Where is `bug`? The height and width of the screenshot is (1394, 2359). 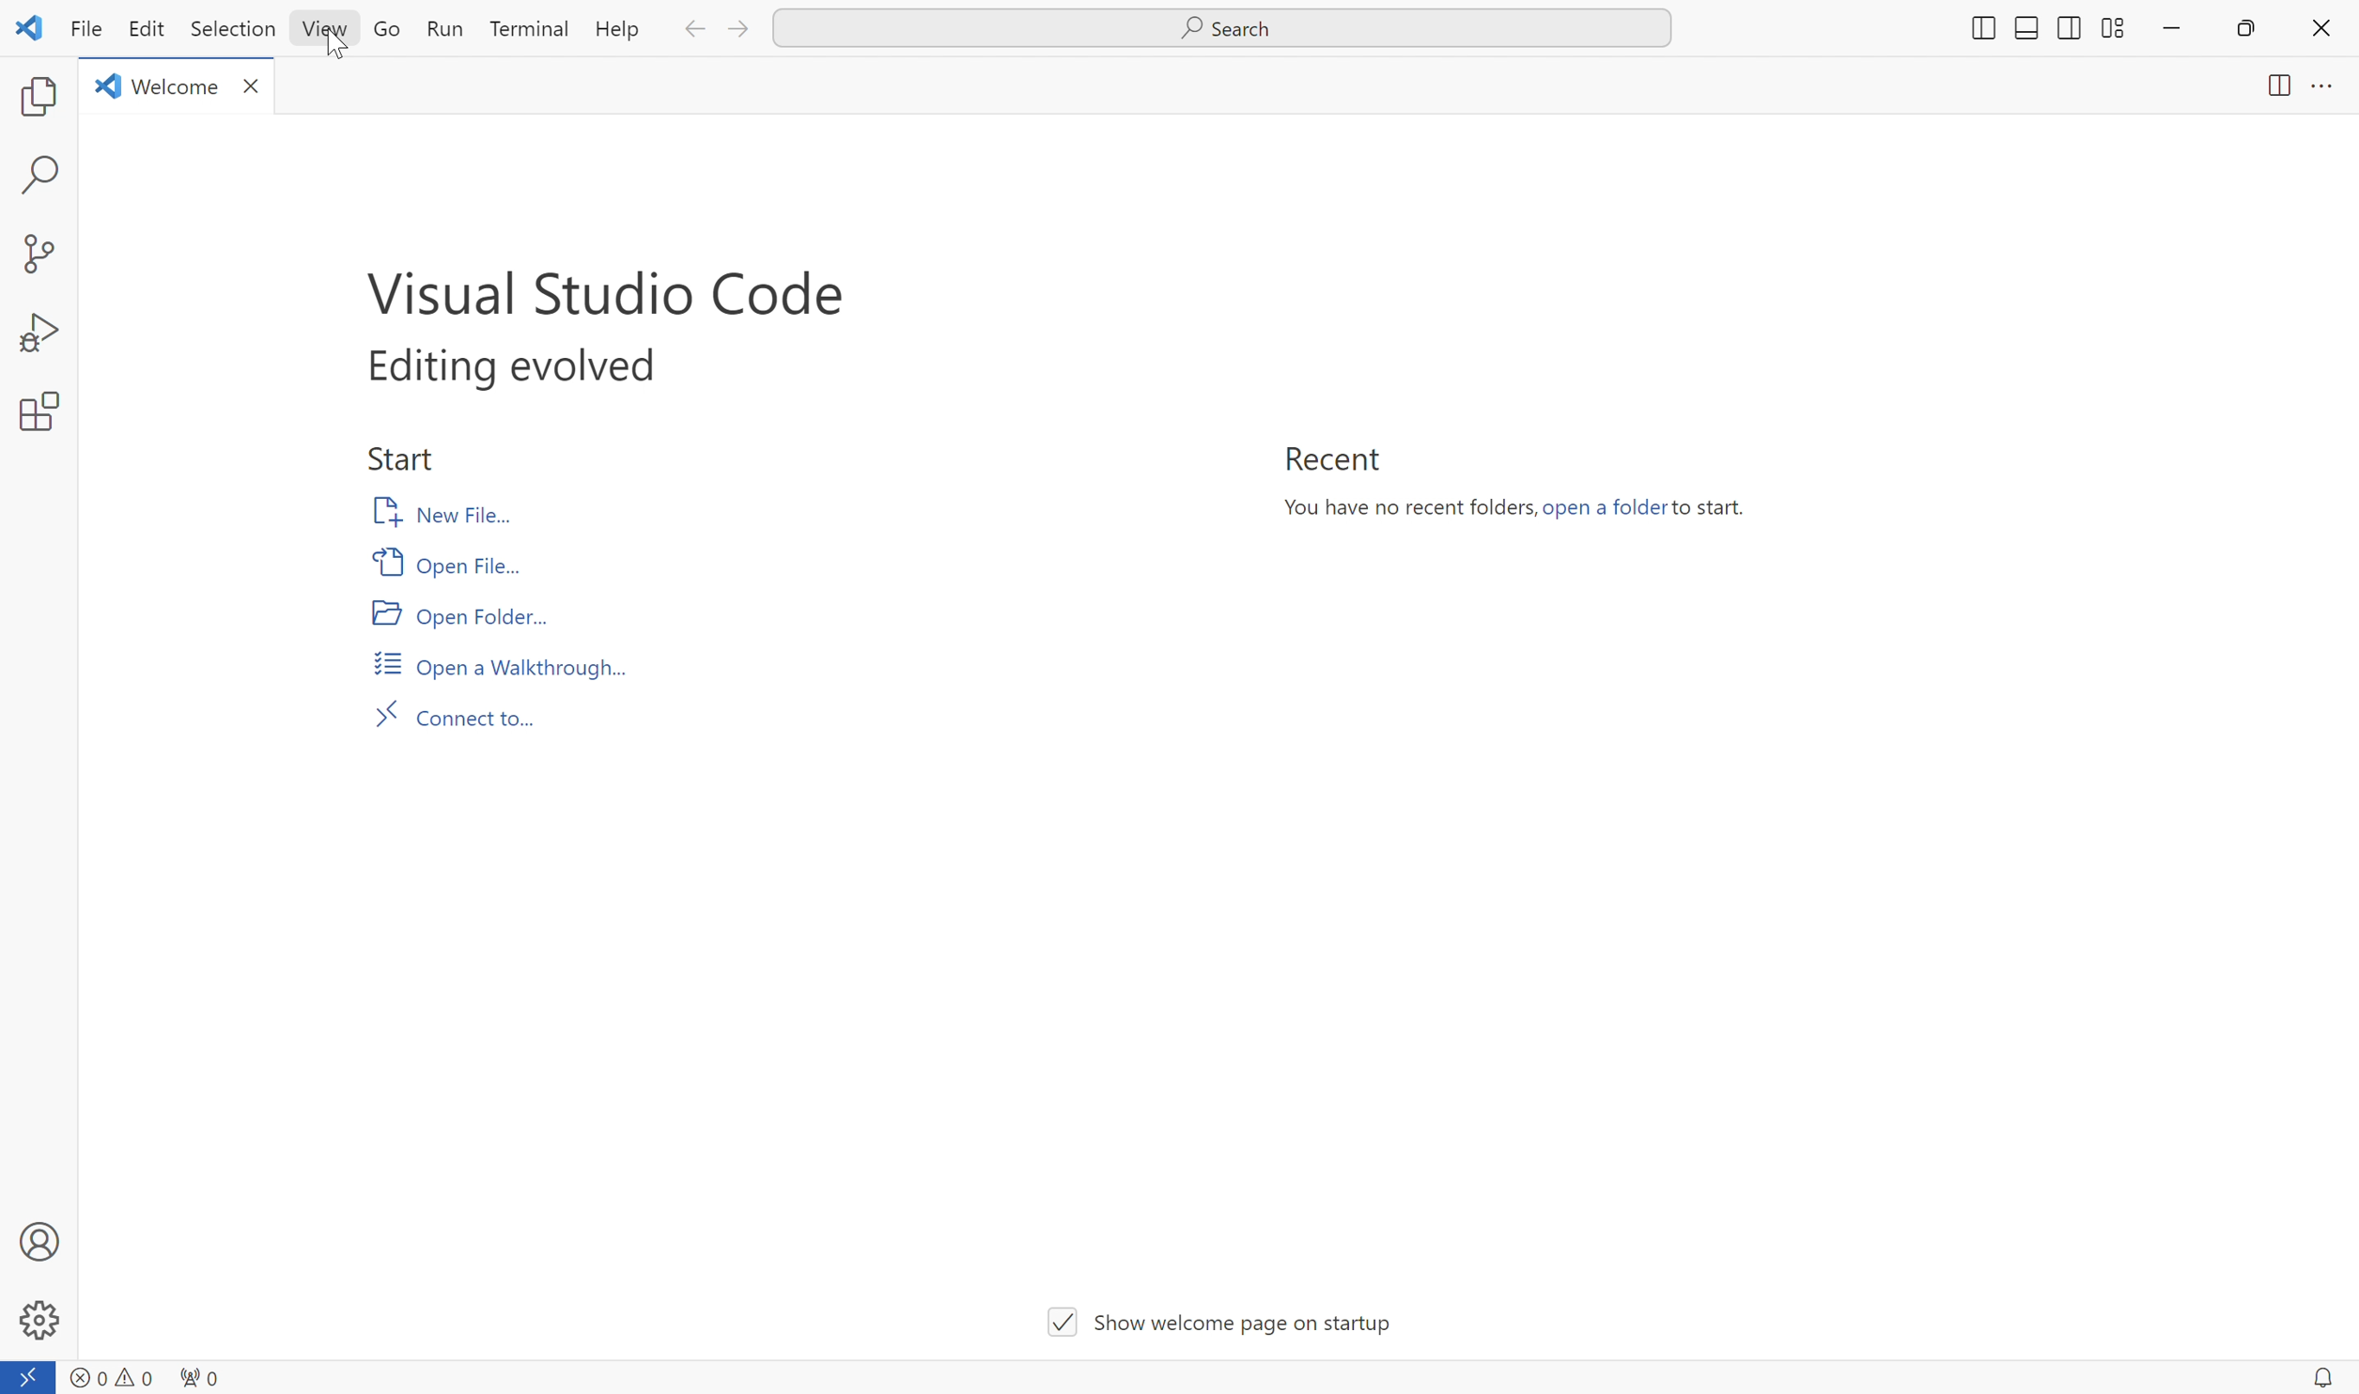 bug is located at coordinates (39, 328).